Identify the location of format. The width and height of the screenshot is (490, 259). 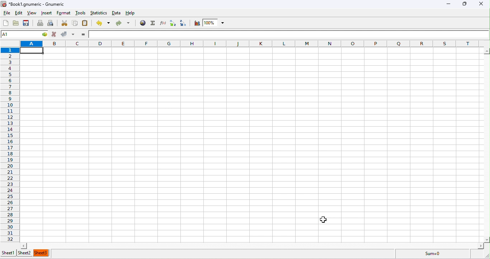
(64, 13).